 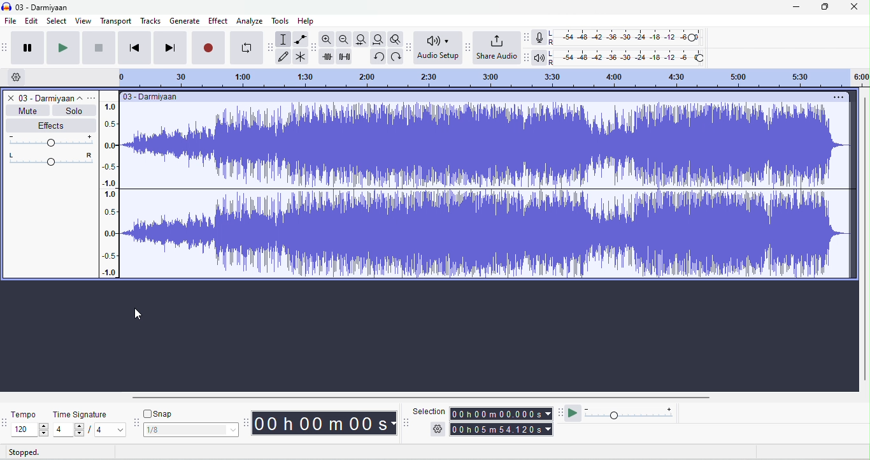 I want to click on effects, so click(x=48, y=126).